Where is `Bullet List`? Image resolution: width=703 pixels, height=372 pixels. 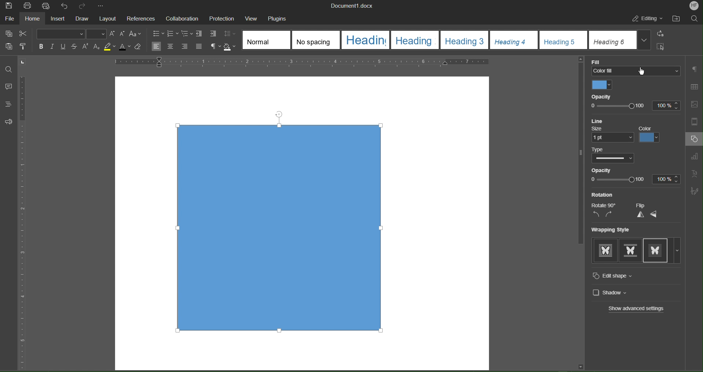 Bullet List is located at coordinates (158, 33).